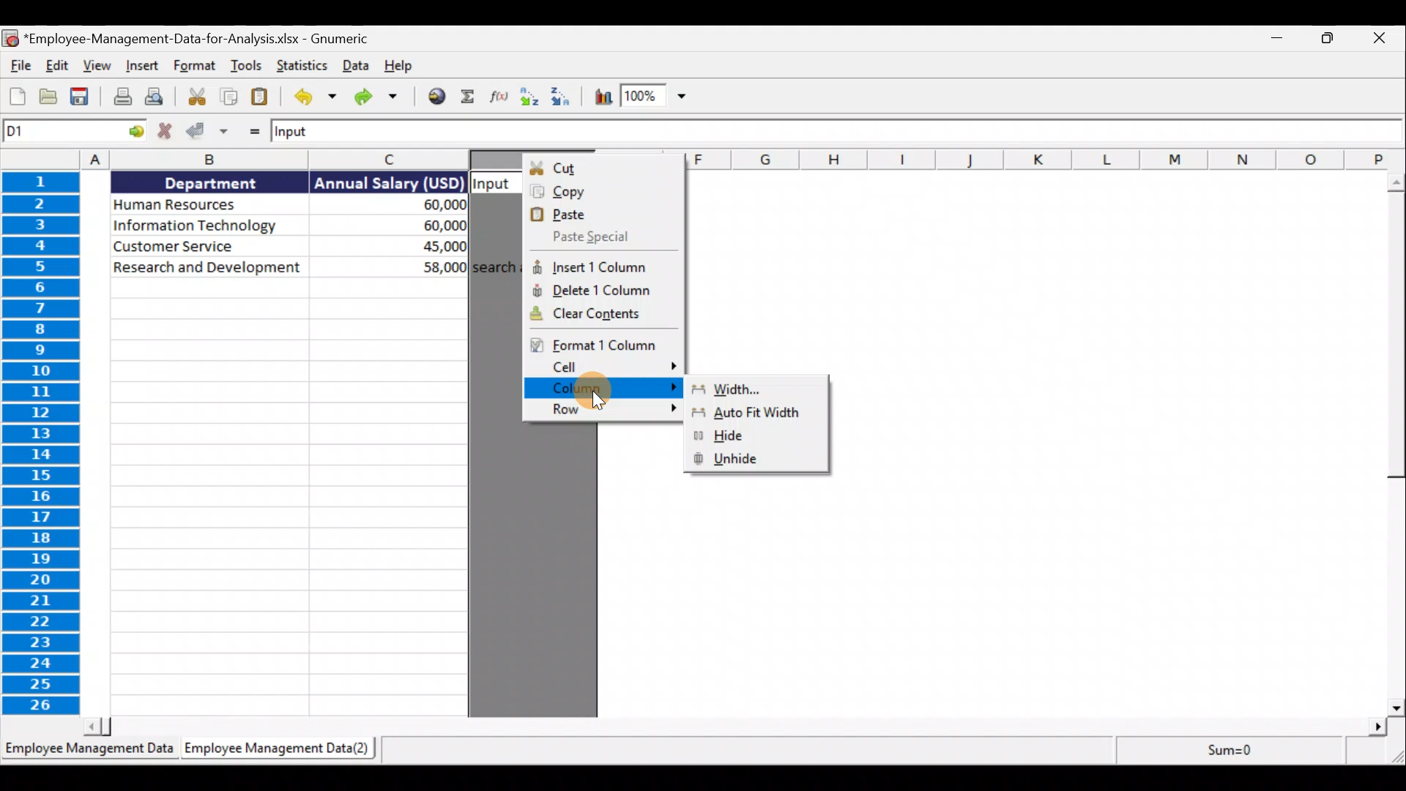 The image size is (1406, 791). Describe the element at coordinates (279, 748) in the screenshot. I see `Sheet 2` at that location.